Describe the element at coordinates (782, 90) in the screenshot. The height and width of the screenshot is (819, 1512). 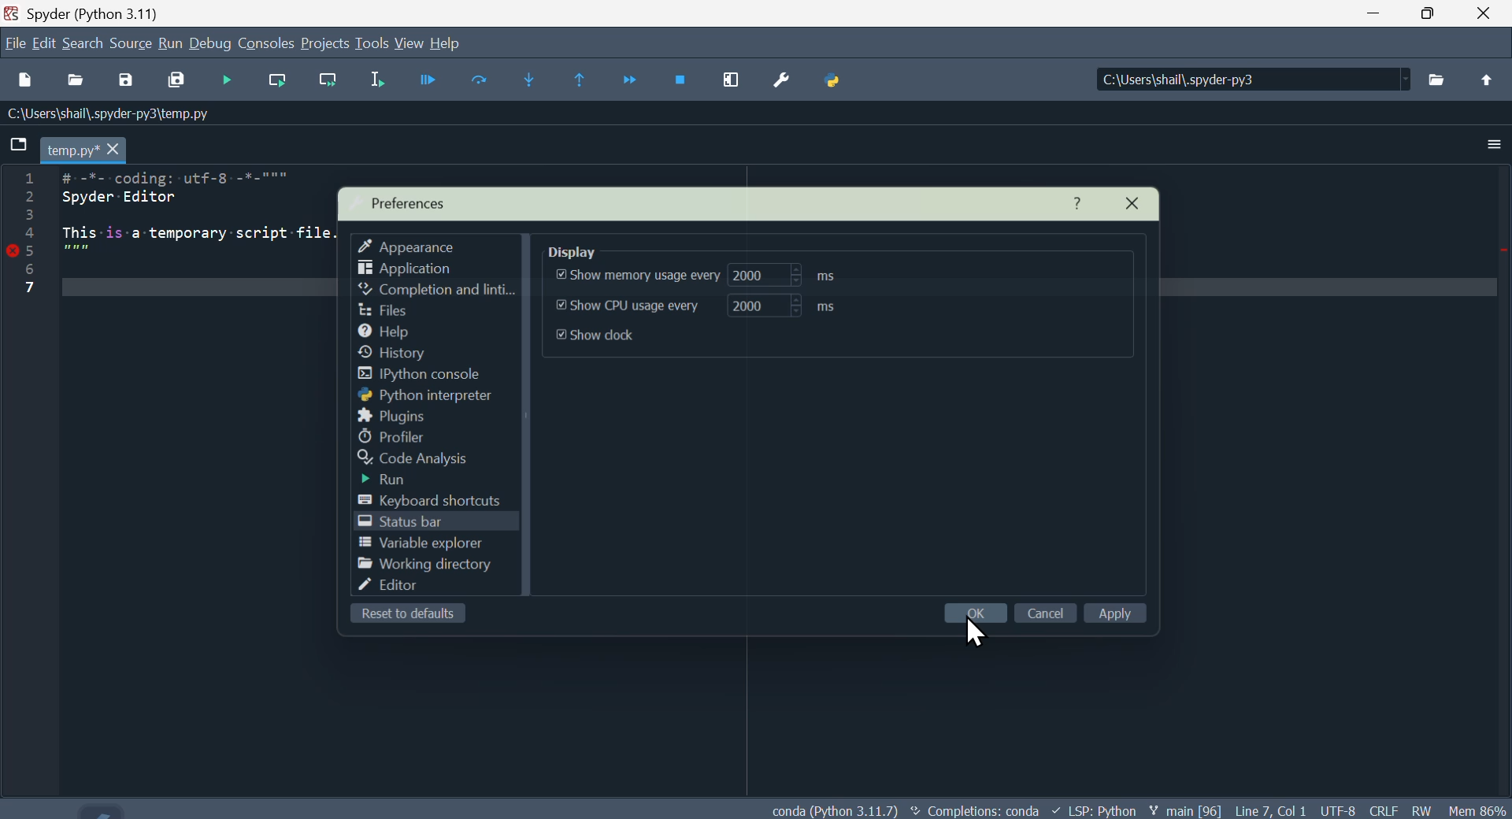
I see `Preferences` at that location.